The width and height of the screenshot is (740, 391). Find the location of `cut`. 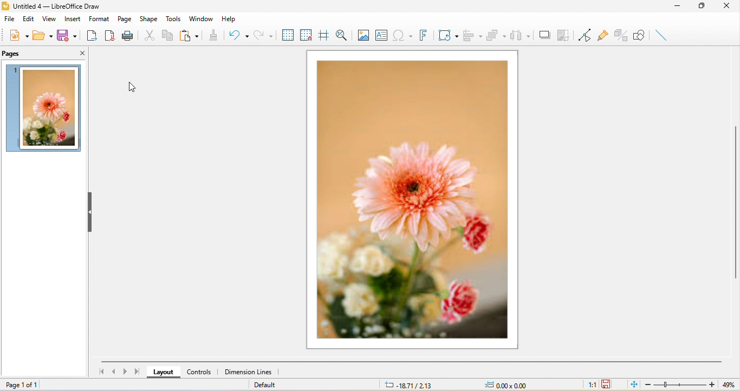

cut is located at coordinates (148, 34).